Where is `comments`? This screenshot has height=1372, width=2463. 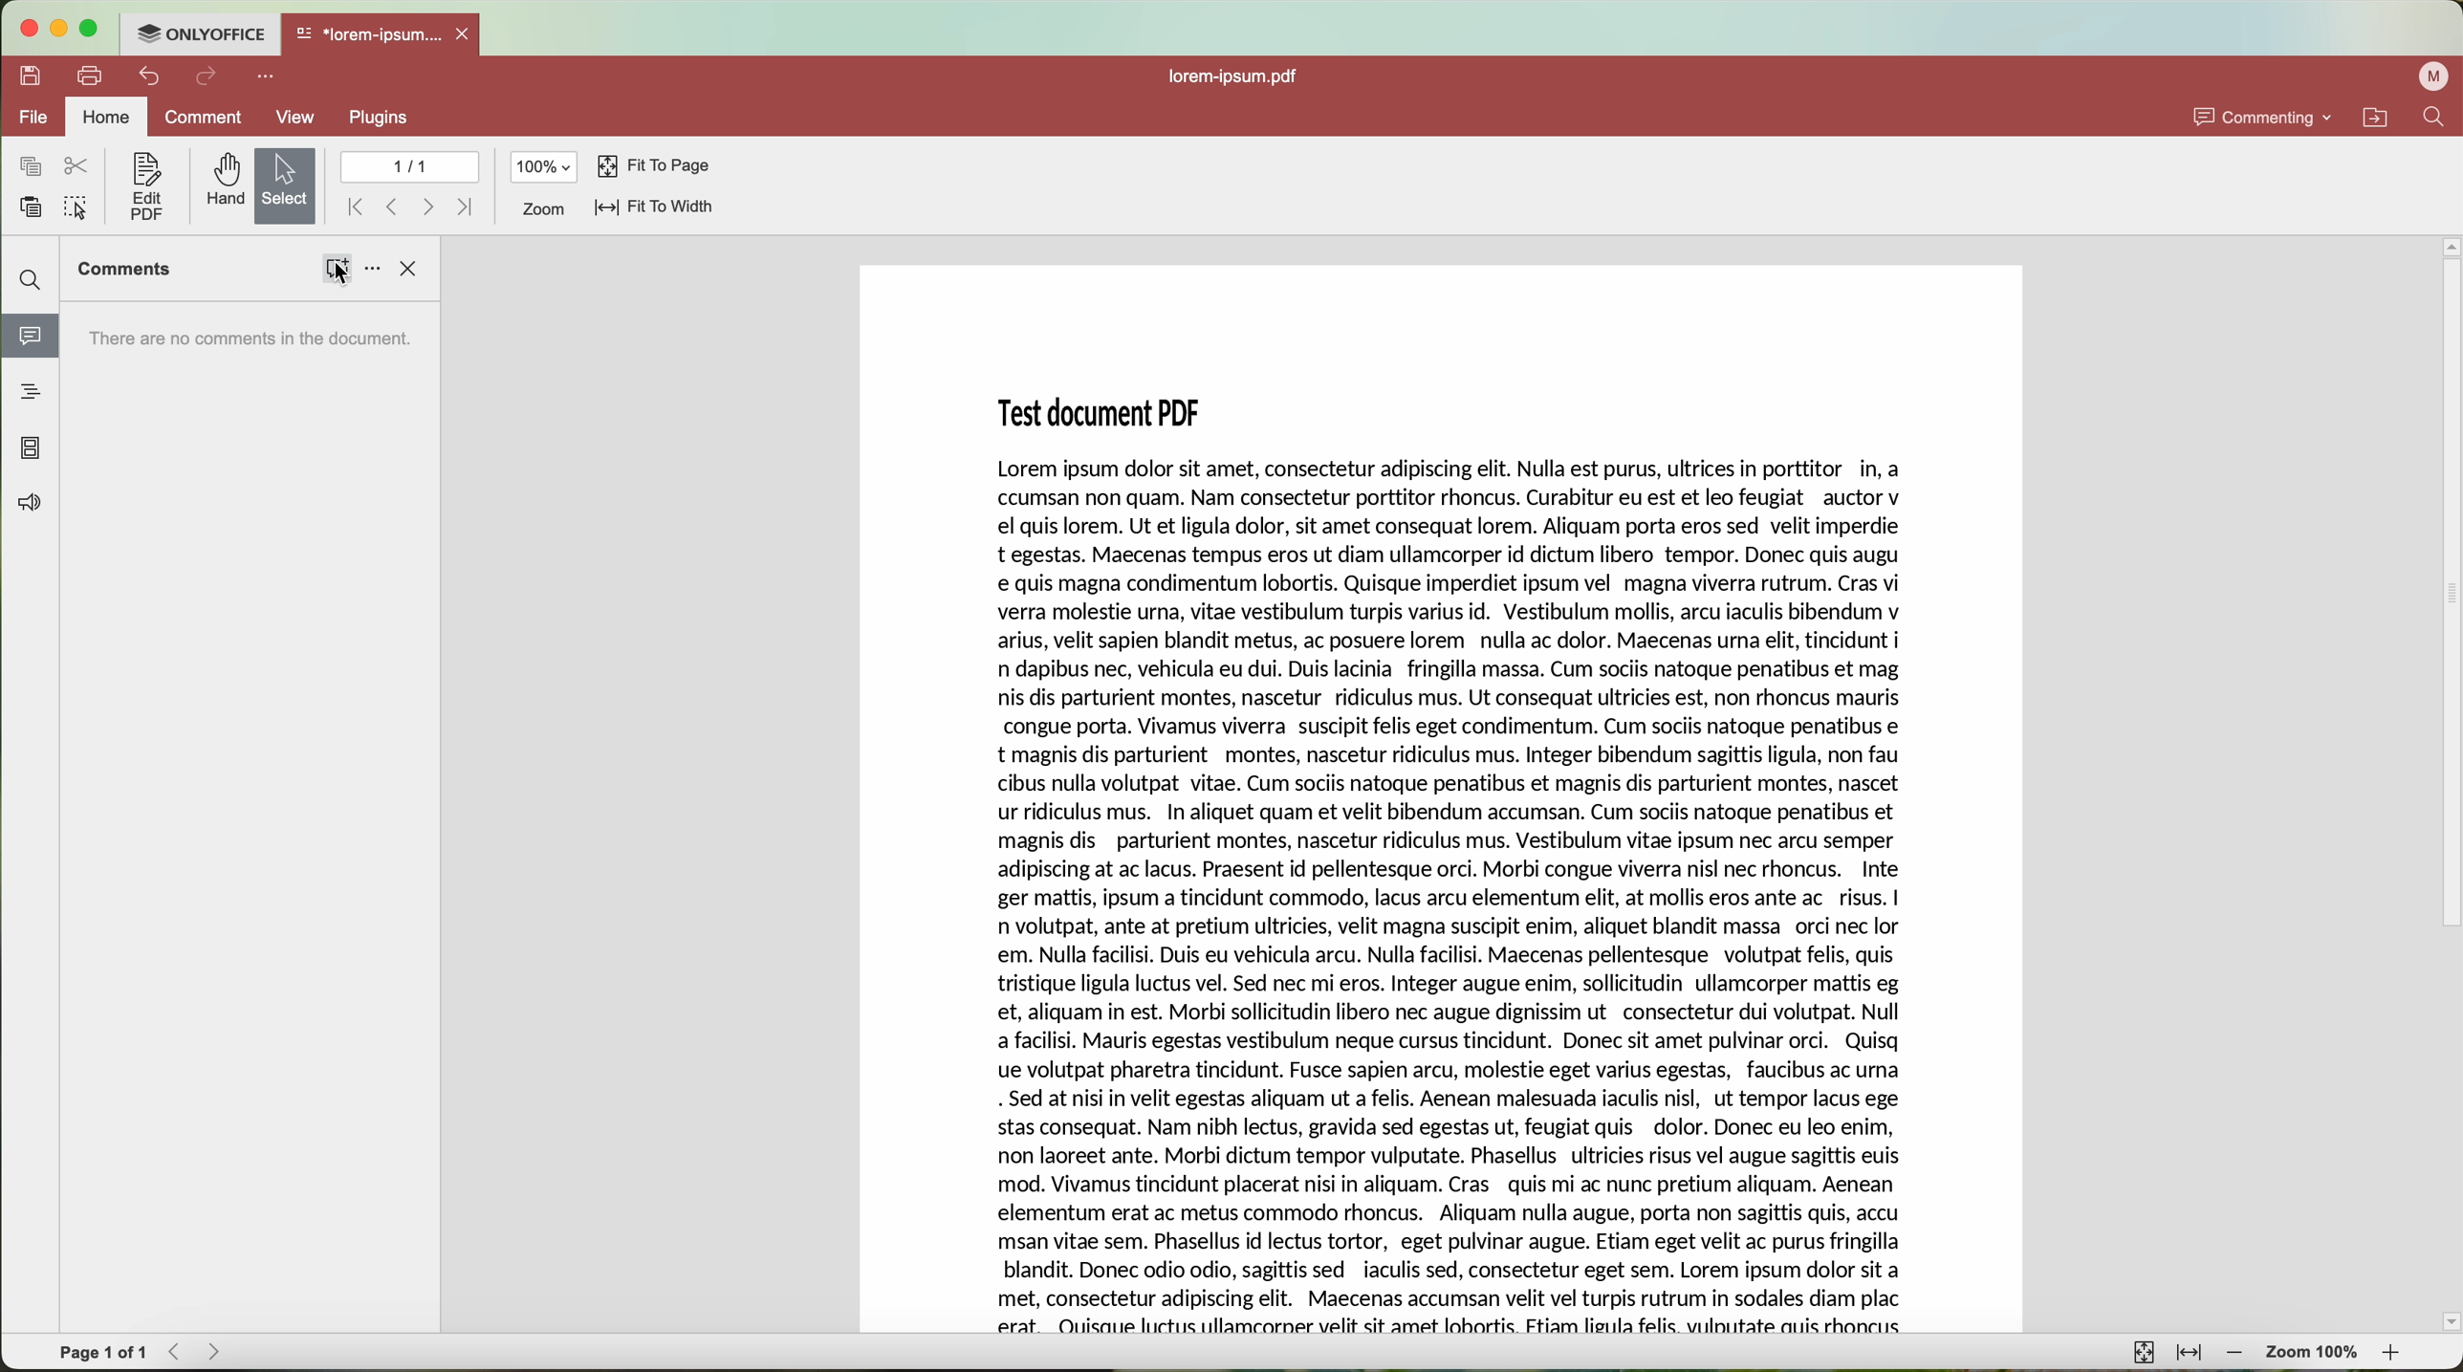
comments is located at coordinates (124, 269).